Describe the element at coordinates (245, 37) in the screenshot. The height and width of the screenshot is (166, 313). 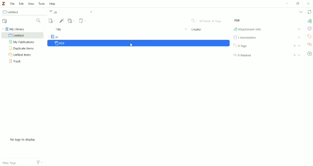
I see `Annotation` at that location.